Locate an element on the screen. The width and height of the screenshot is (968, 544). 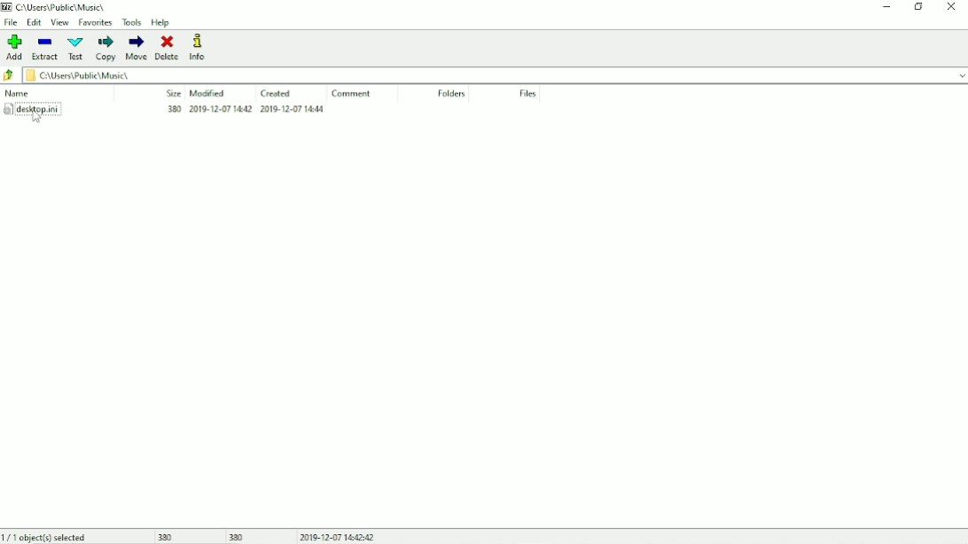
1/1 object(s) selected is located at coordinates (46, 537).